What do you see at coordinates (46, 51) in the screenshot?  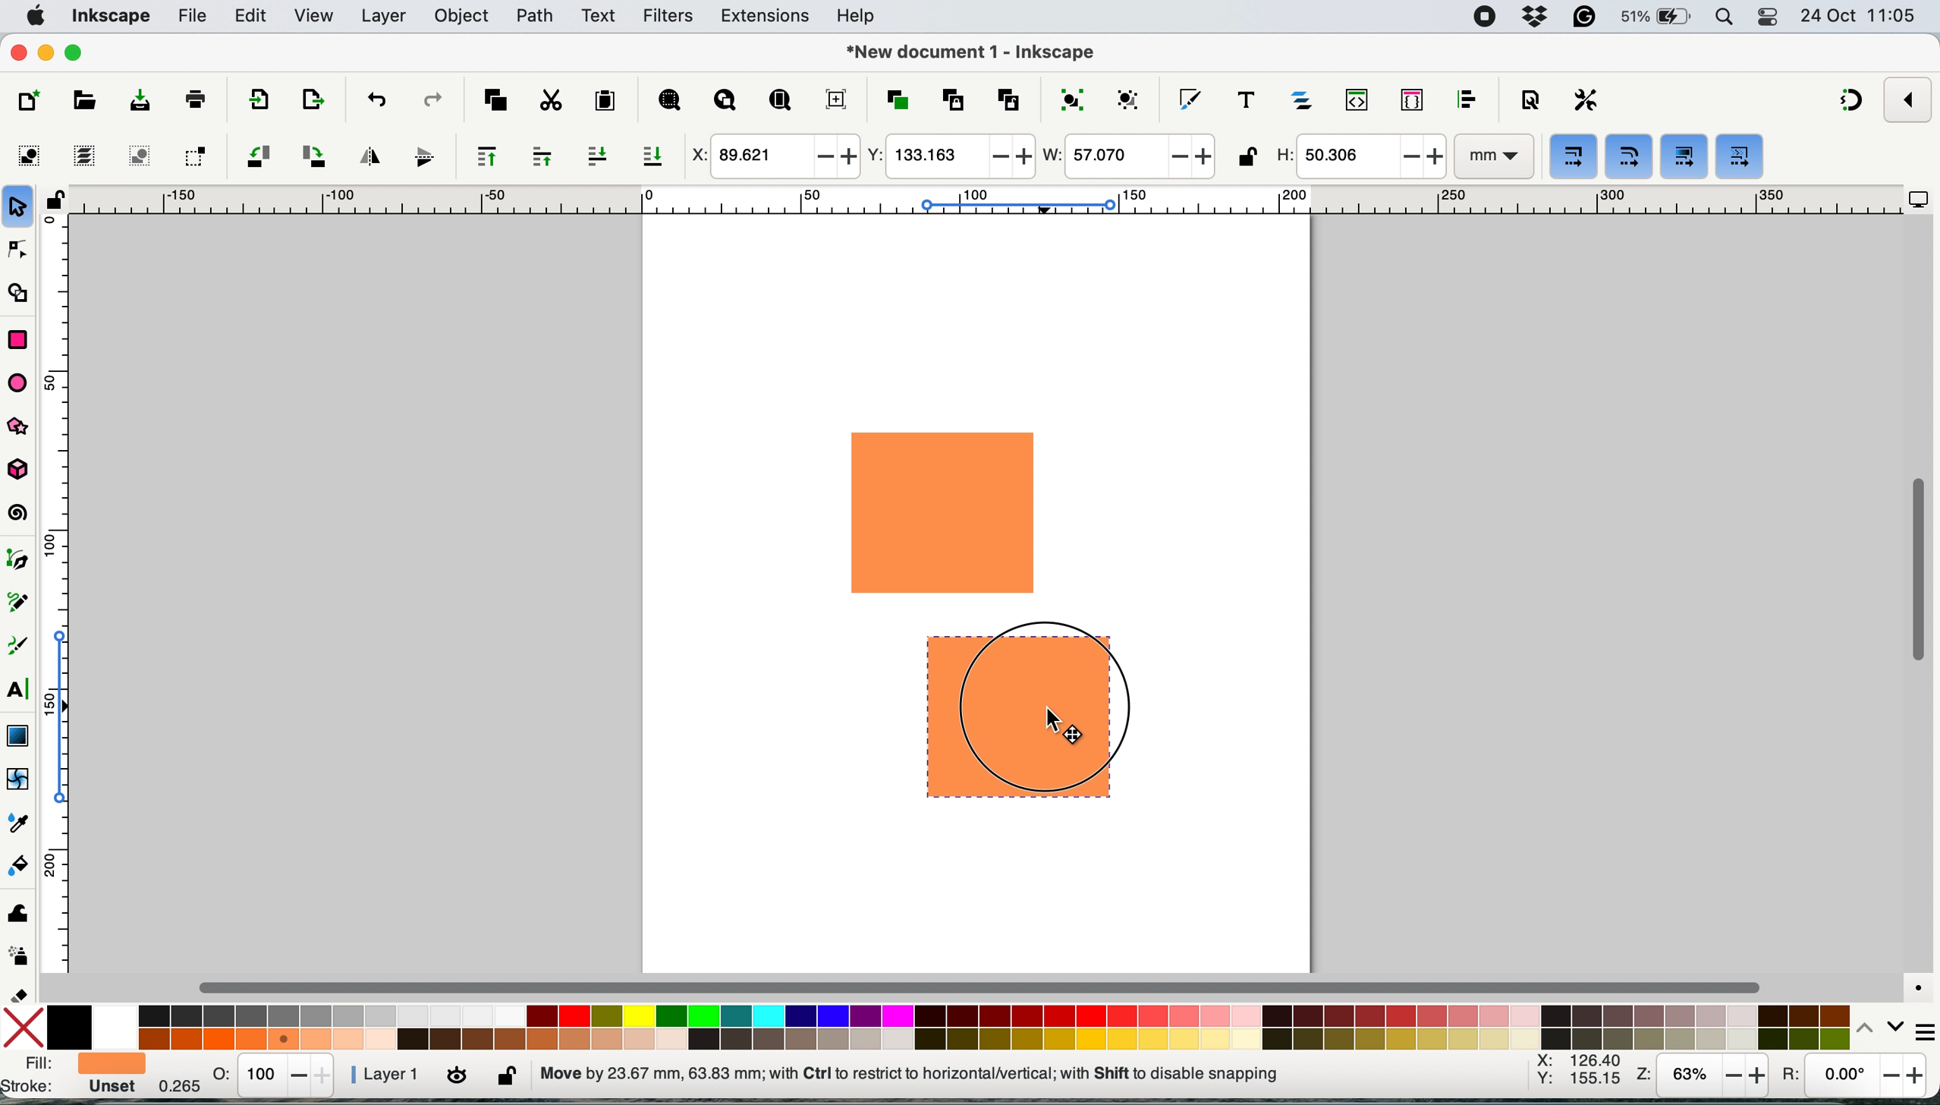 I see `minimise` at bounding box center [46, 51].